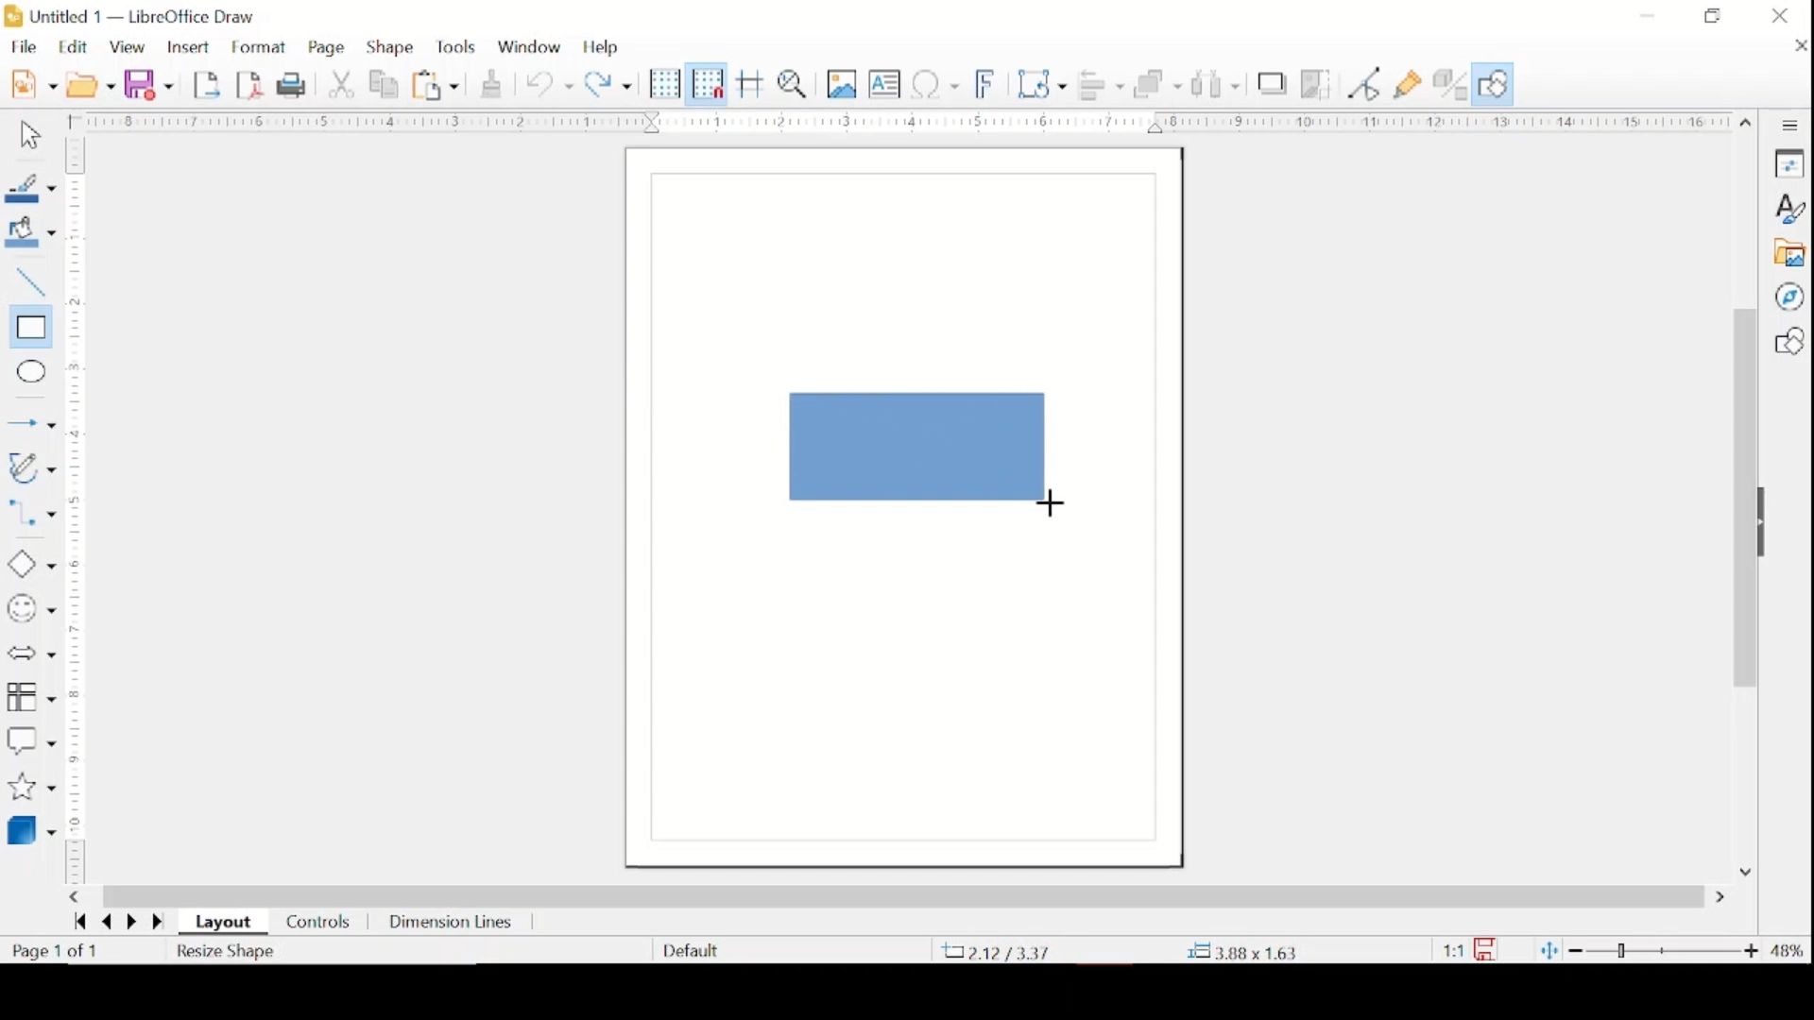  Describe the element at coordinates (550, 85) in the screenshot. I see `undo` at that location.